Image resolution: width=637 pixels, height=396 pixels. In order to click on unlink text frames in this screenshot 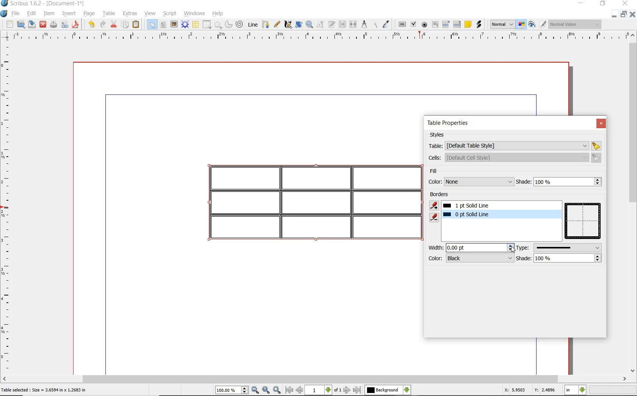, I will do `click(353, 24)`.